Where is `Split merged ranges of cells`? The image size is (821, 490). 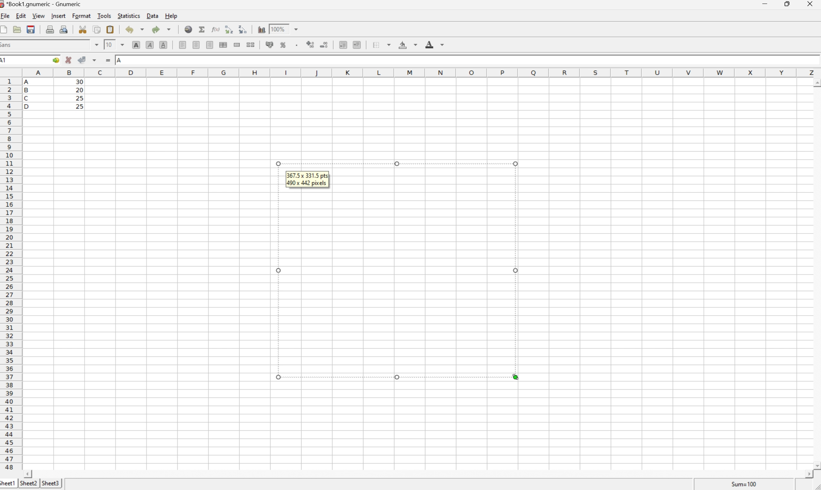
Split merged ranges of cells is located at coordinates (250, 45).